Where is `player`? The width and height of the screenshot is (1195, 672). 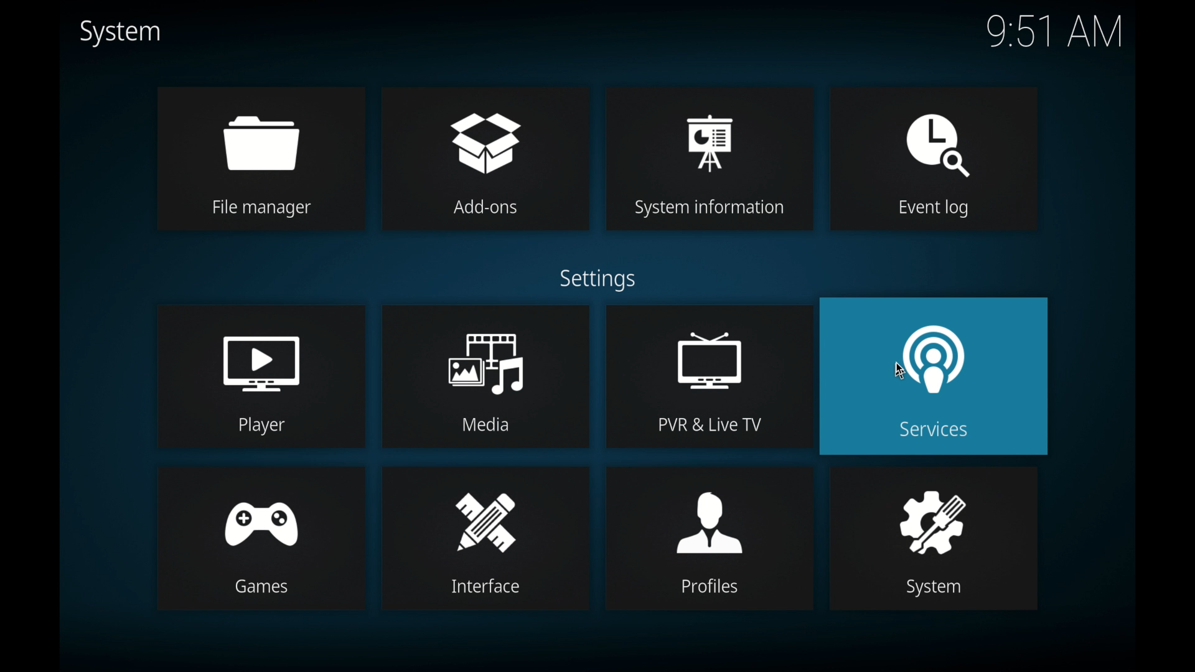
player is located at coordinates (260, 376).